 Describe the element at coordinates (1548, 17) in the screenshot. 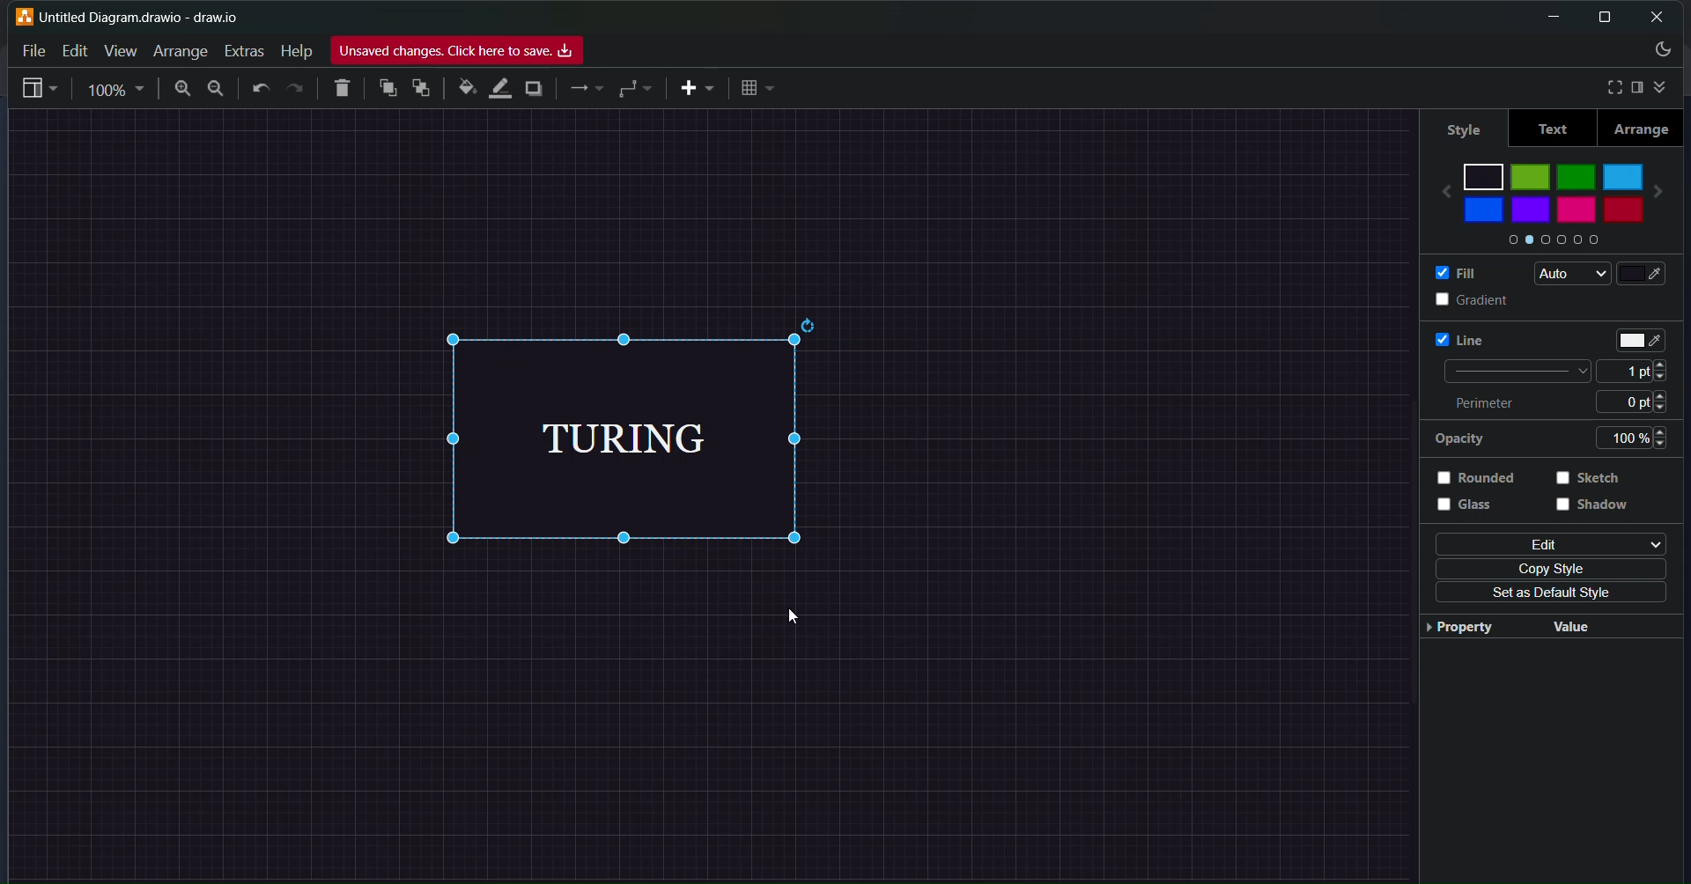

I see `minimize` at that location.